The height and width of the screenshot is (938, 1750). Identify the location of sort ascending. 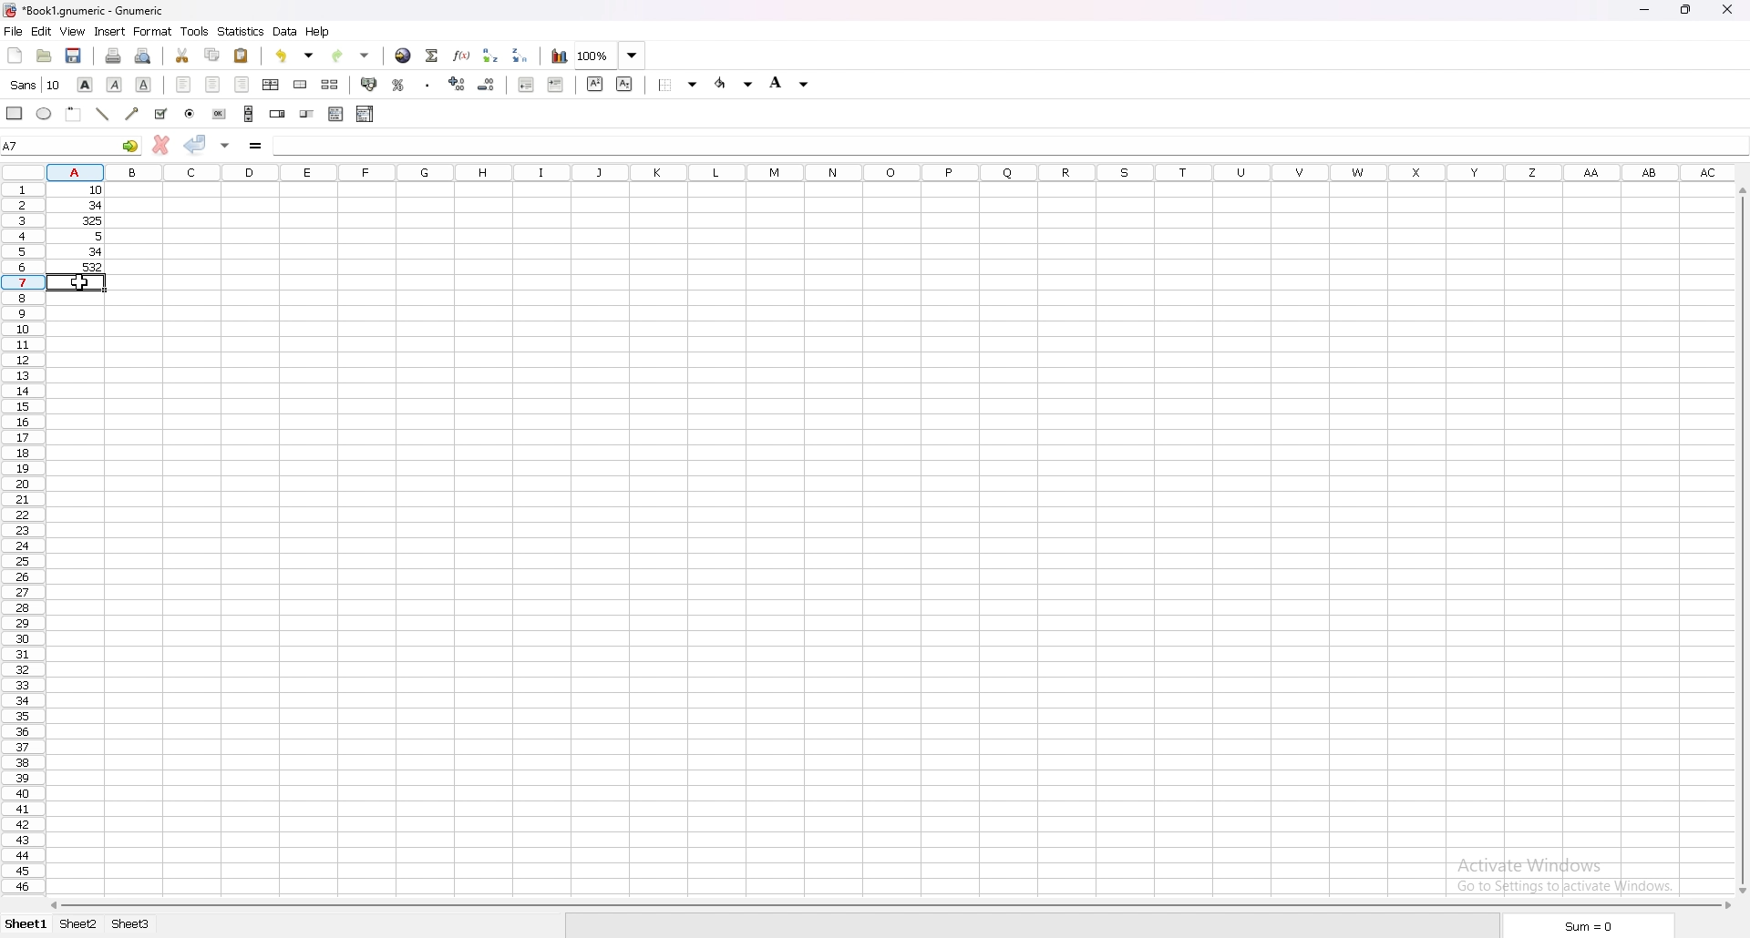
(490, 55).